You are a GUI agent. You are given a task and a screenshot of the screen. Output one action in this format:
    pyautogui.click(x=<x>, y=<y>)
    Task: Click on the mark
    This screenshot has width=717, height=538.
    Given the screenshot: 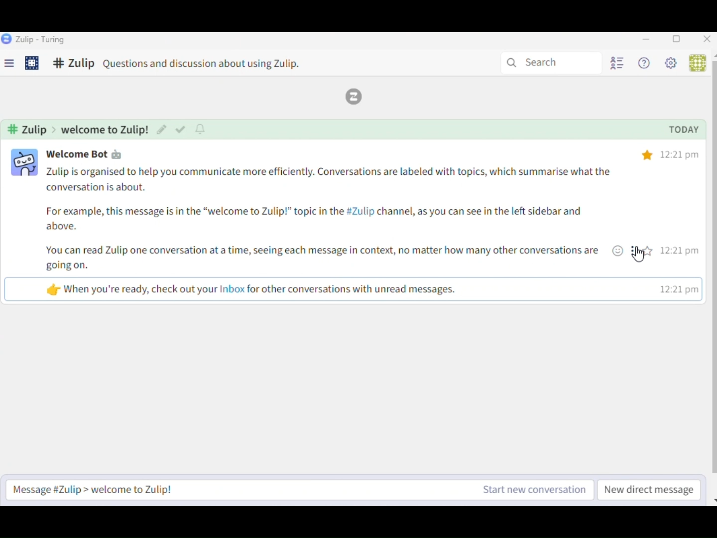 What is the action you would take?
    pyautogui.click(x=180, y=130)
    